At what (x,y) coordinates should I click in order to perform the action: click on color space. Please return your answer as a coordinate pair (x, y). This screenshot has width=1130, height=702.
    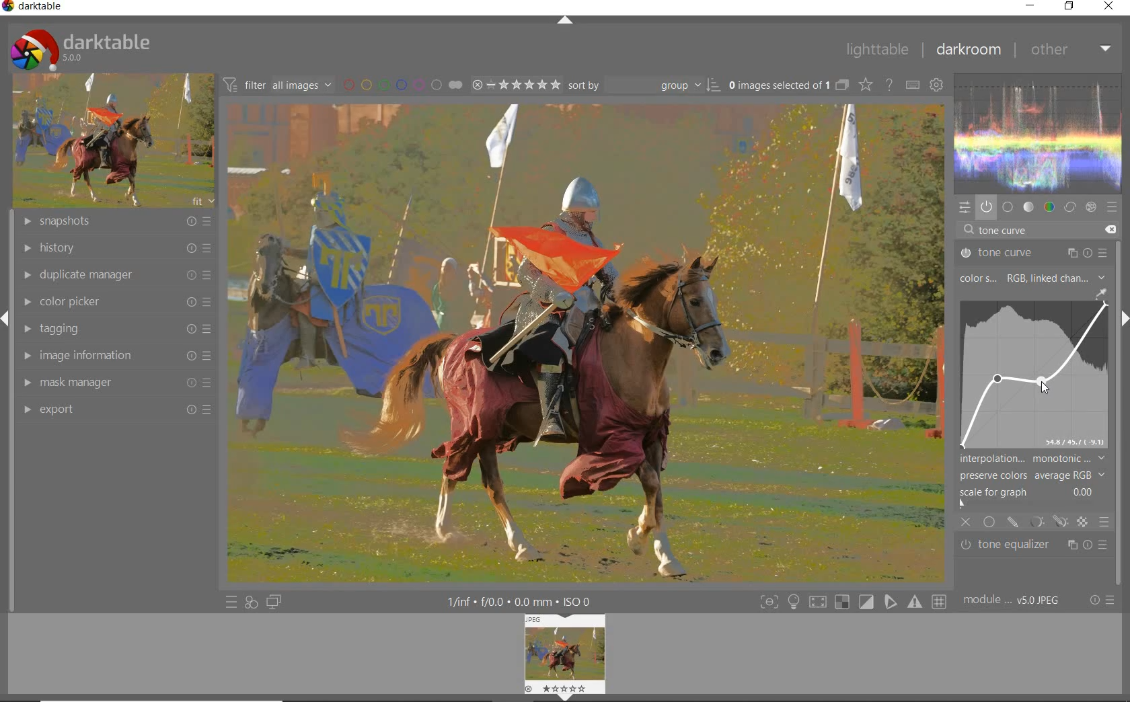
    Looking at the image, I should click on (1031, 279).